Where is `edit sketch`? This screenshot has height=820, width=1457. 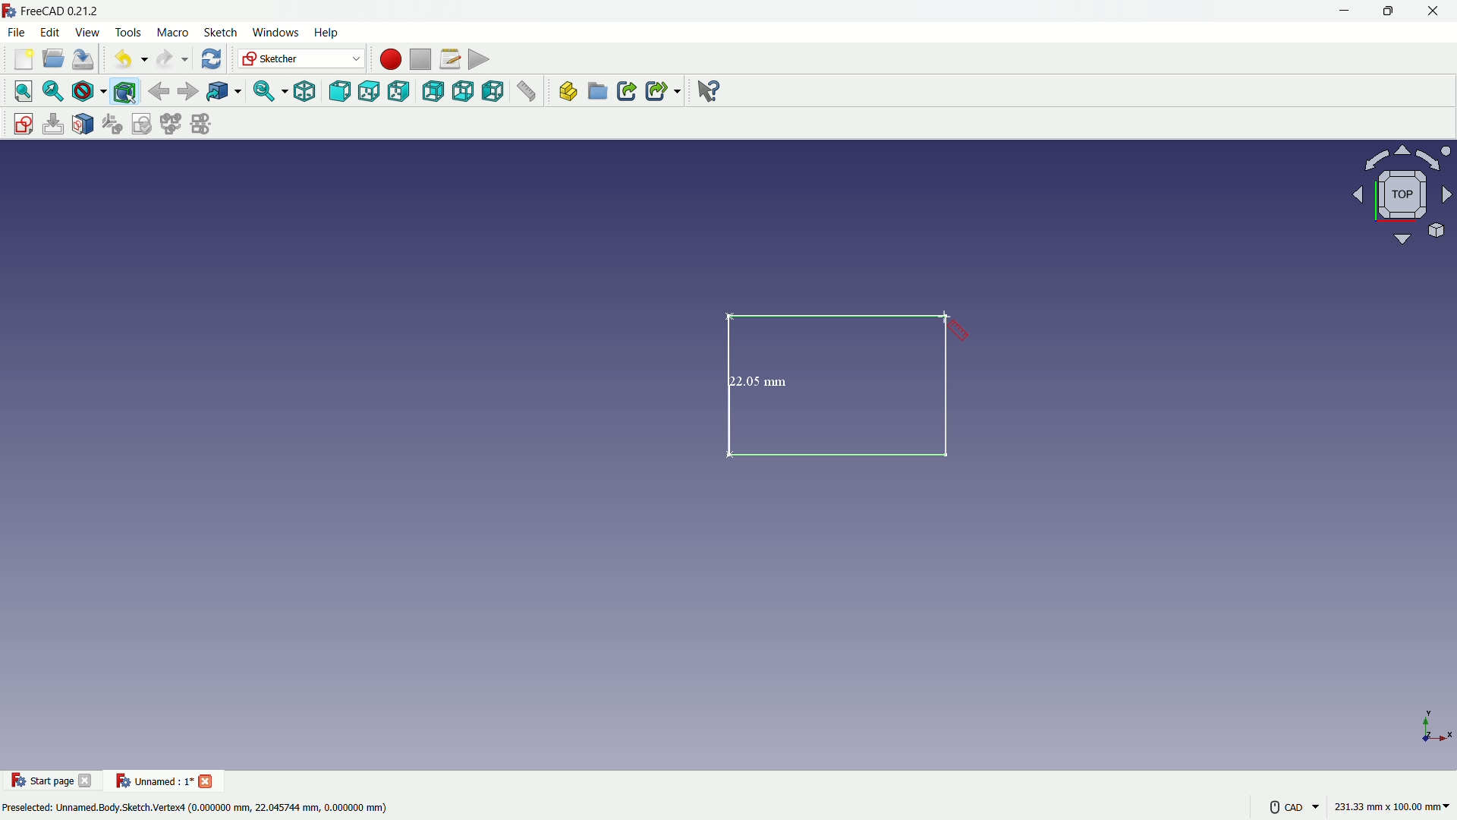 edit sketch is located at coordinates (52, 124).